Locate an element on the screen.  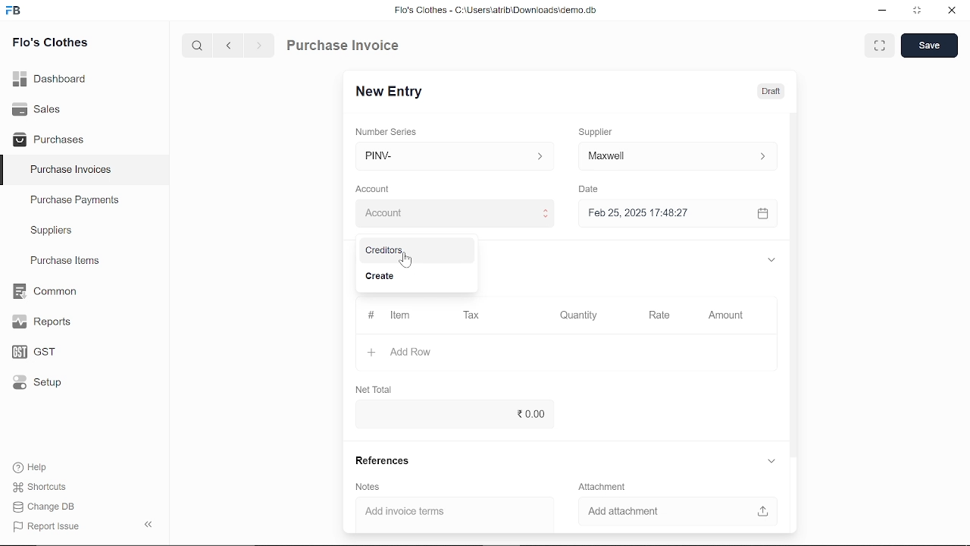
Net Total is located at coordinates (377, 389).